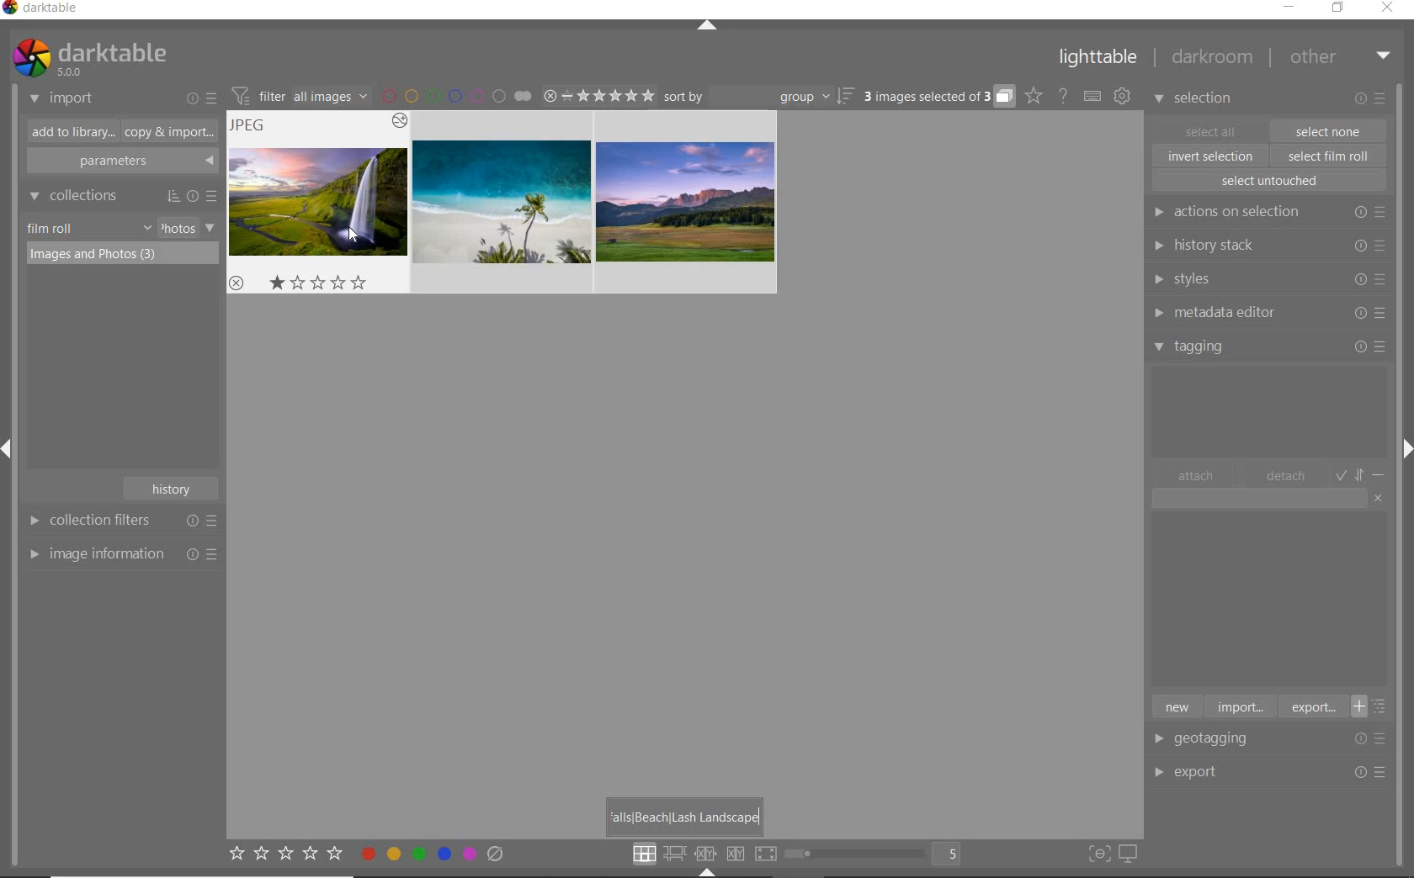 The image size is (1414, 878). Describe the element at coordinates (1063, 95) in the screenshot. I see `help online` at that location.